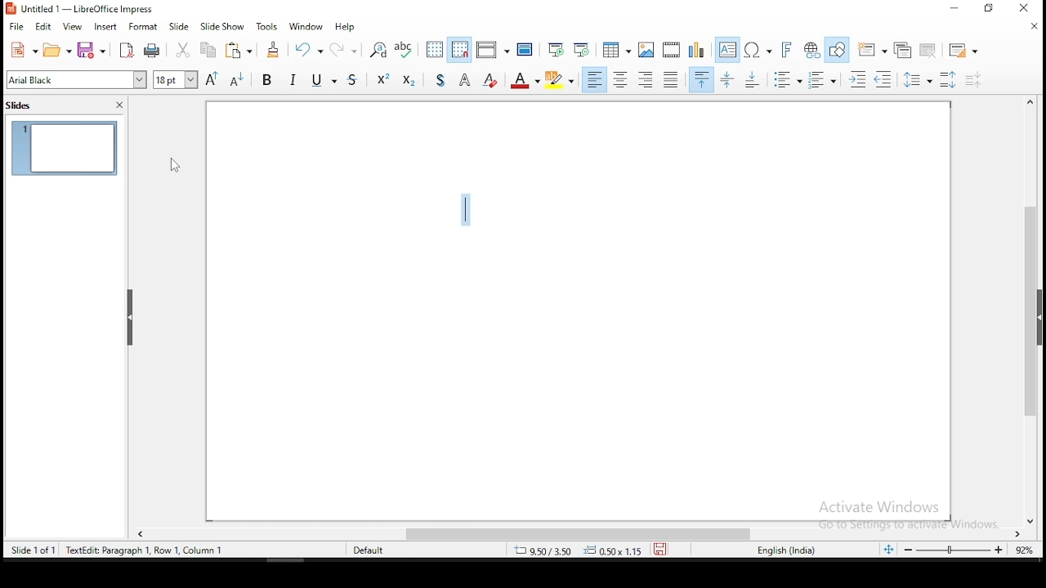 This screenshot has height=588, width=1046. What do you see at coordinates (466, 209) in the screenshot?
I see `Text Cursor` at bounding box center [466, 209].